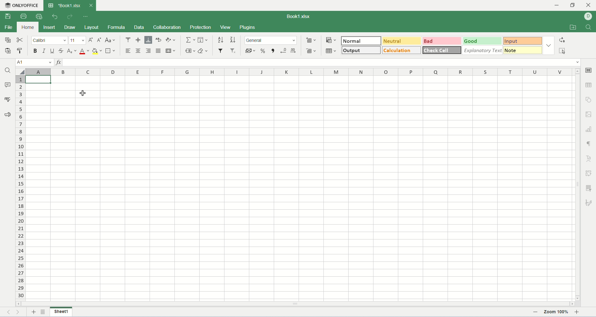 The width and height of the screenshot is (596, 317). Describe the element at coordinates (523, 50) in the screenshot. I see `note` at that location.